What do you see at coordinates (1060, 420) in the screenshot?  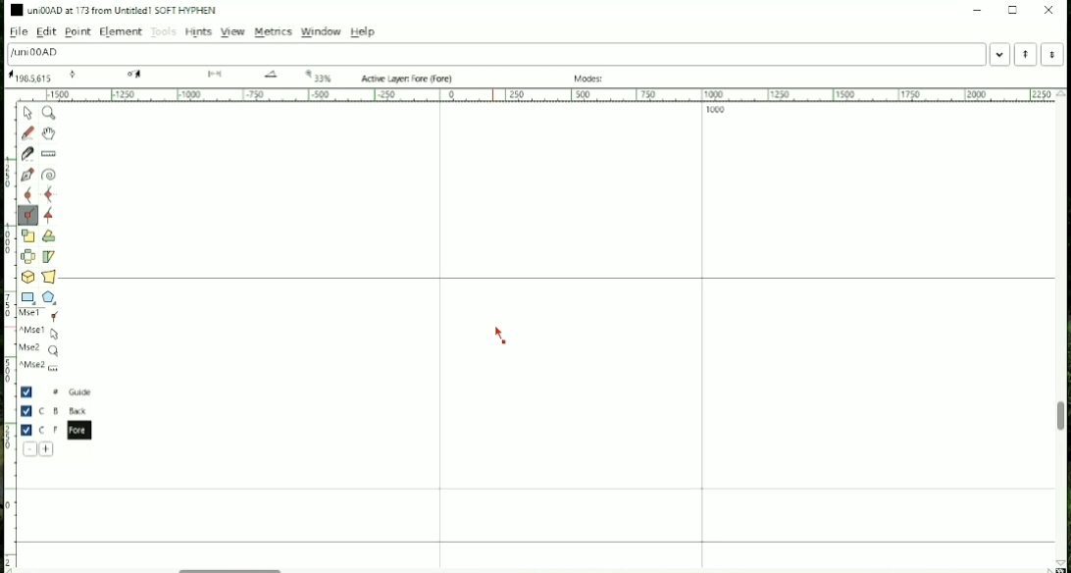 I see `Vertical scrollbar` at bounding box center [1060, 420].